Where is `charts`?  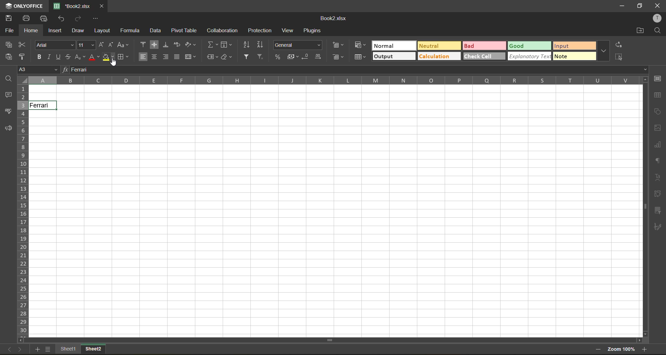 charts is located at coordinates (658, 145).